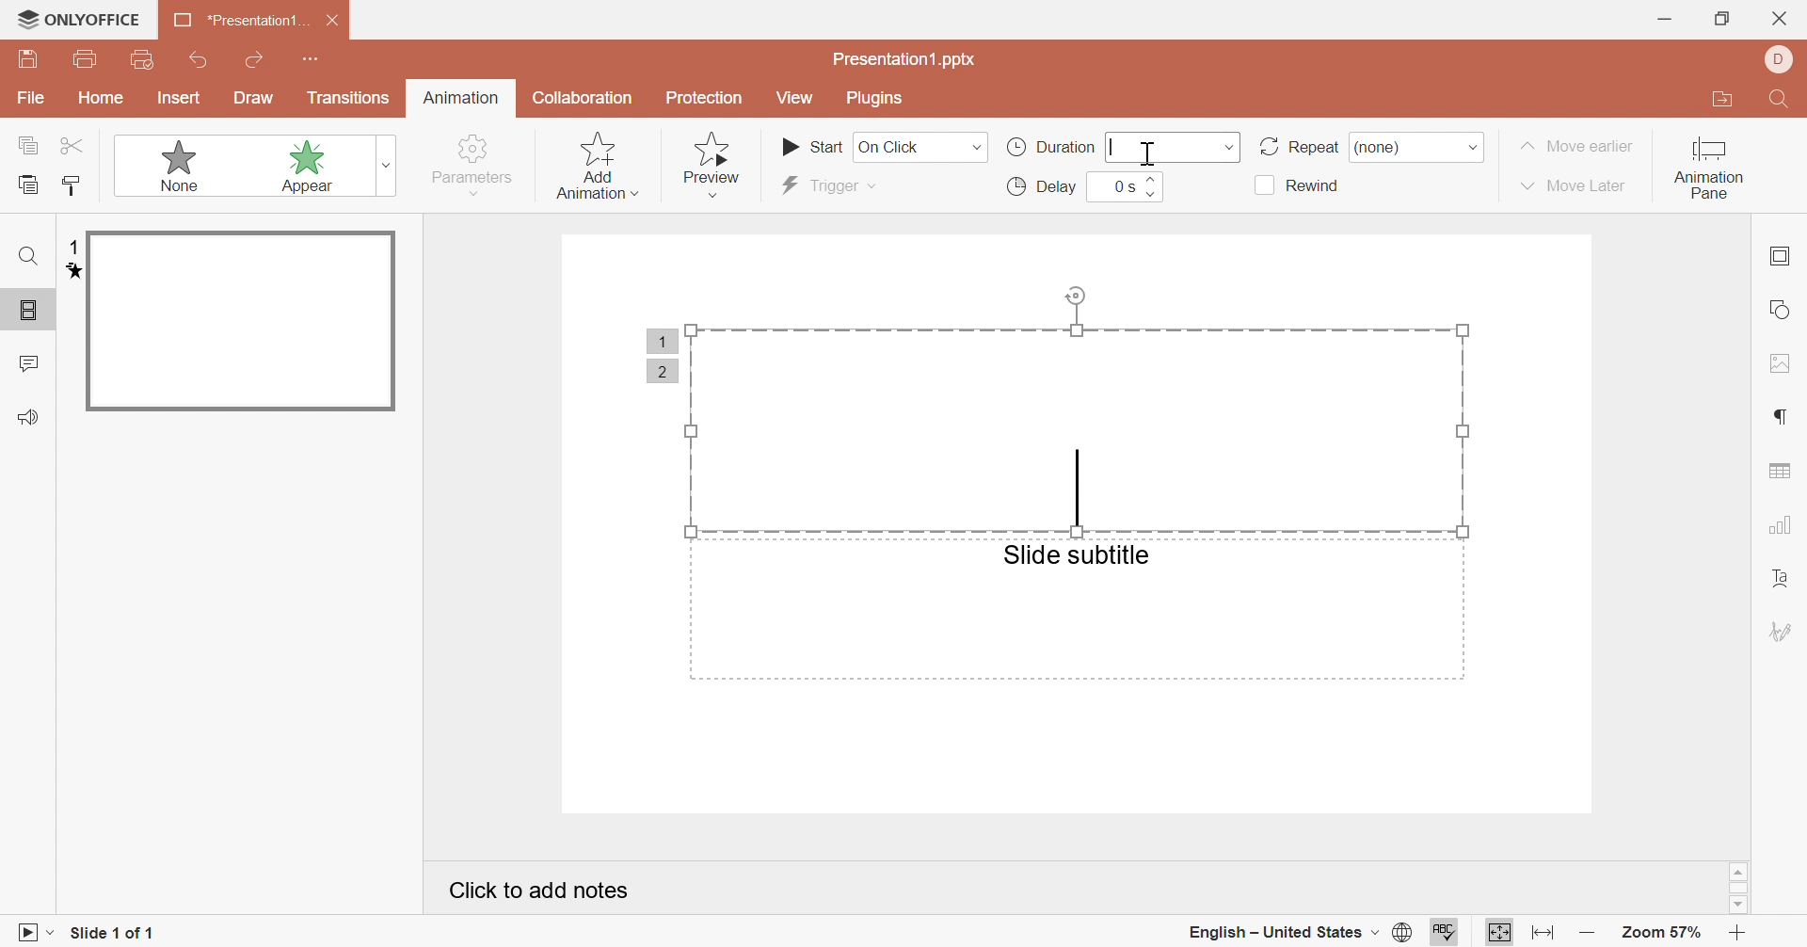 This screenshot has width=1807, height=947. What do you see at coordinates (73, 184) in the screenshot?
I see `copy style` at bounding box center [73, 184].